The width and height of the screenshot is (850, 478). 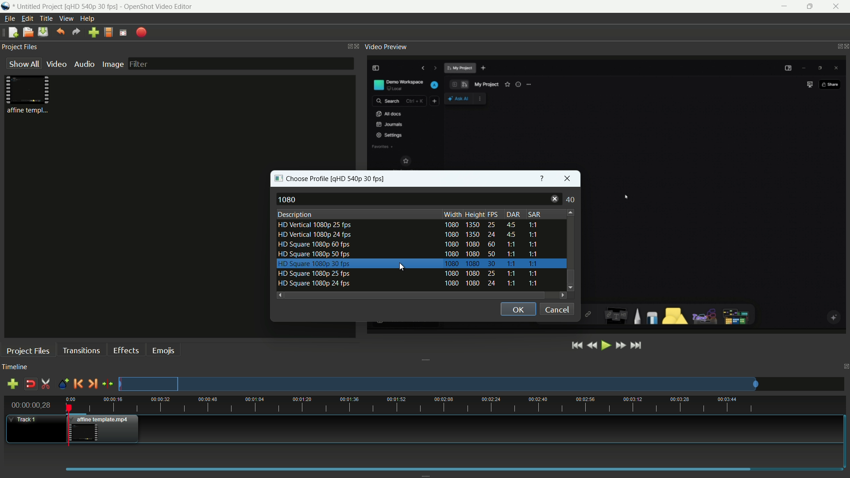 I want to click on project file, so click(x=28, y=94).